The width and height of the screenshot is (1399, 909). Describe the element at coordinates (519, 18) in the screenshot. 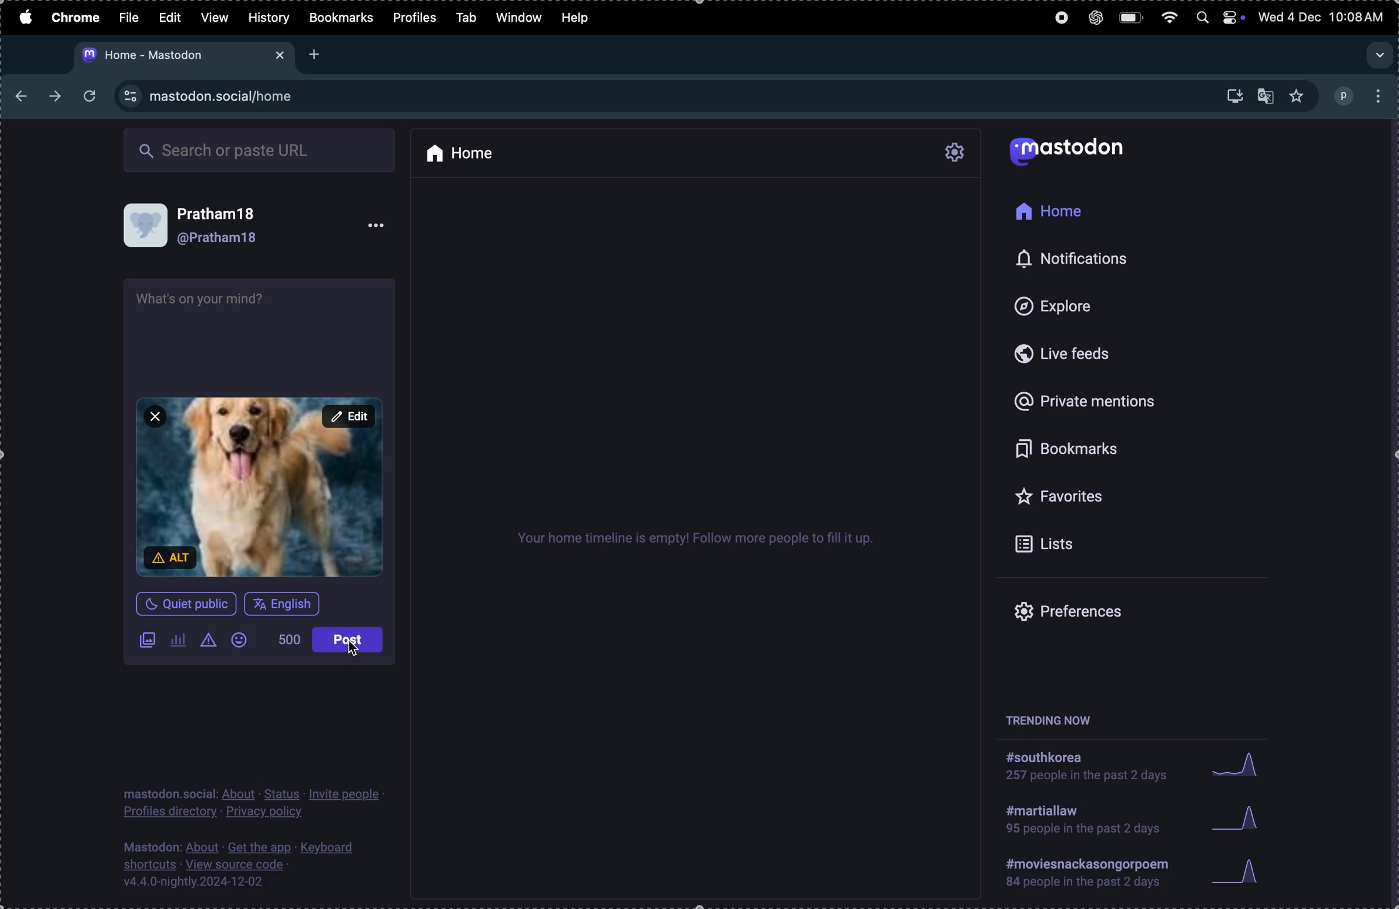

I see `window` at that location.